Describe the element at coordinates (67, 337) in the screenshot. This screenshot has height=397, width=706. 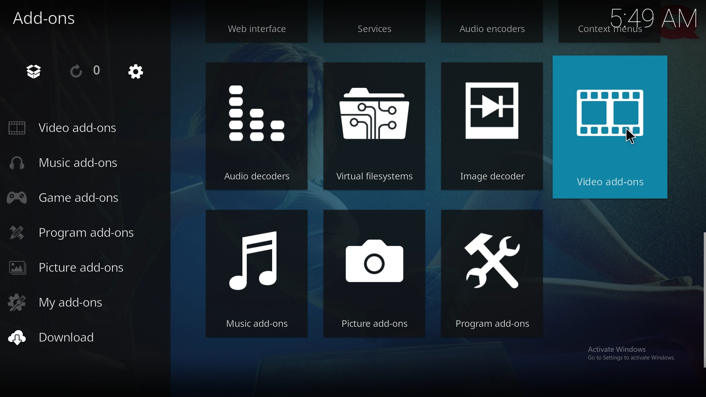
I see `download` at that location.